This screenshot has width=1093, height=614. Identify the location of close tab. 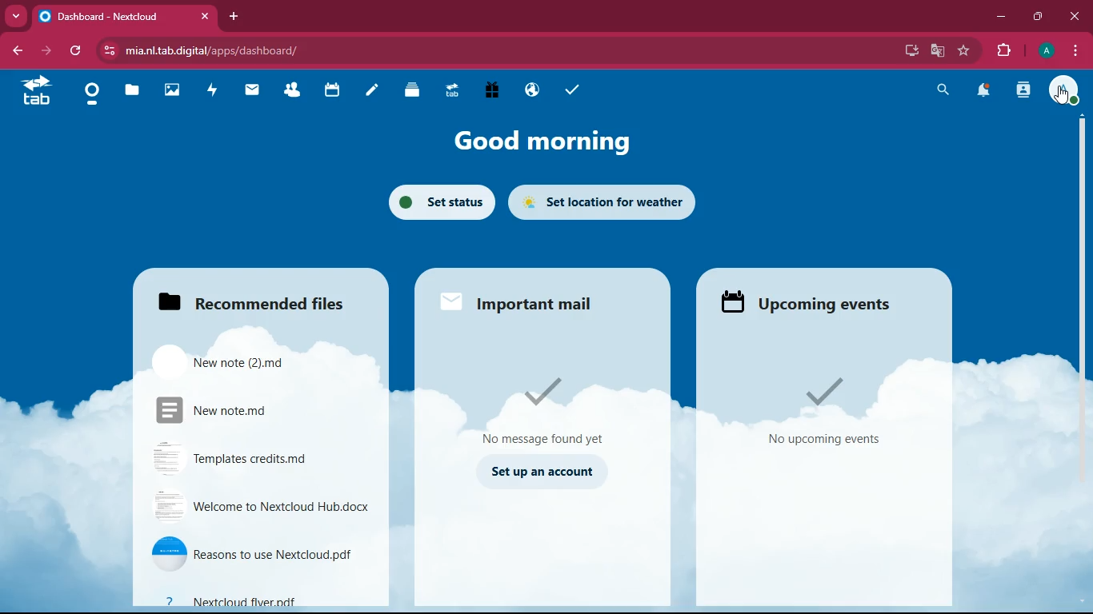
(206, 17).